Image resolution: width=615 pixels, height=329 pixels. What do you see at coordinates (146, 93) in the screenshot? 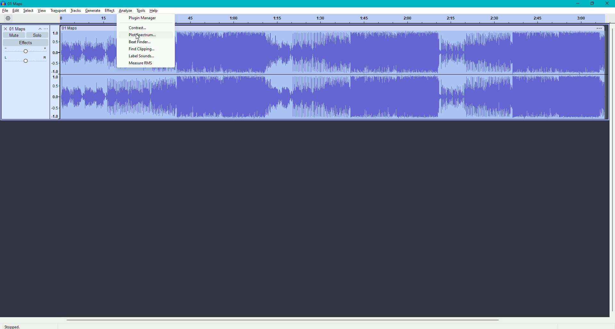
I see `sound track` at bounding box center [146, 93].